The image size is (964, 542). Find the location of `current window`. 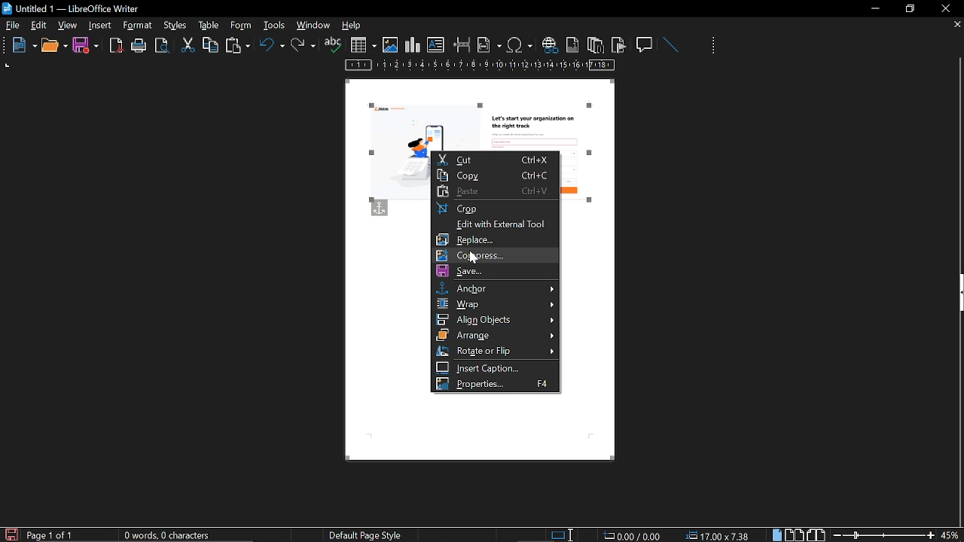

current window is located at coordinates (73, 8).